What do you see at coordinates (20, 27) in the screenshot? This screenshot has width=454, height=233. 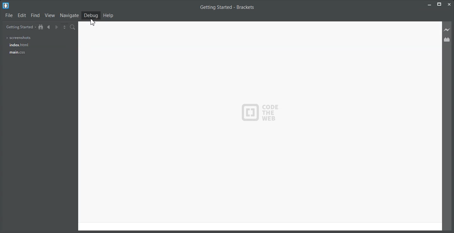 I see `Getting Started` at bounding box center [20, 27].